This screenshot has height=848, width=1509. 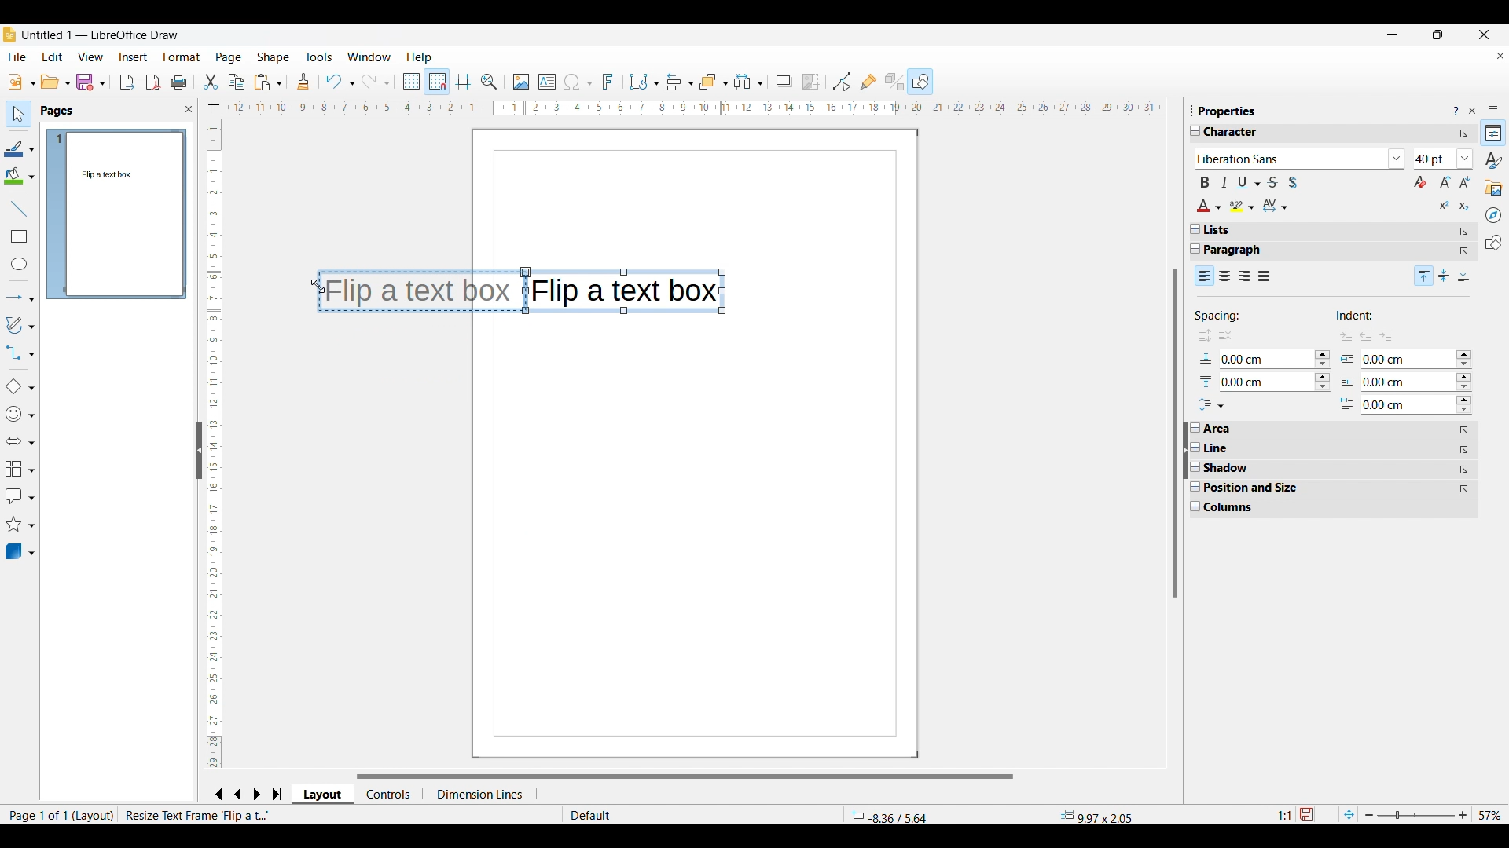 What do you see at coordinates (475, 795) in the screenshot?
I see `dimensions` at bounding box center [475, 795].